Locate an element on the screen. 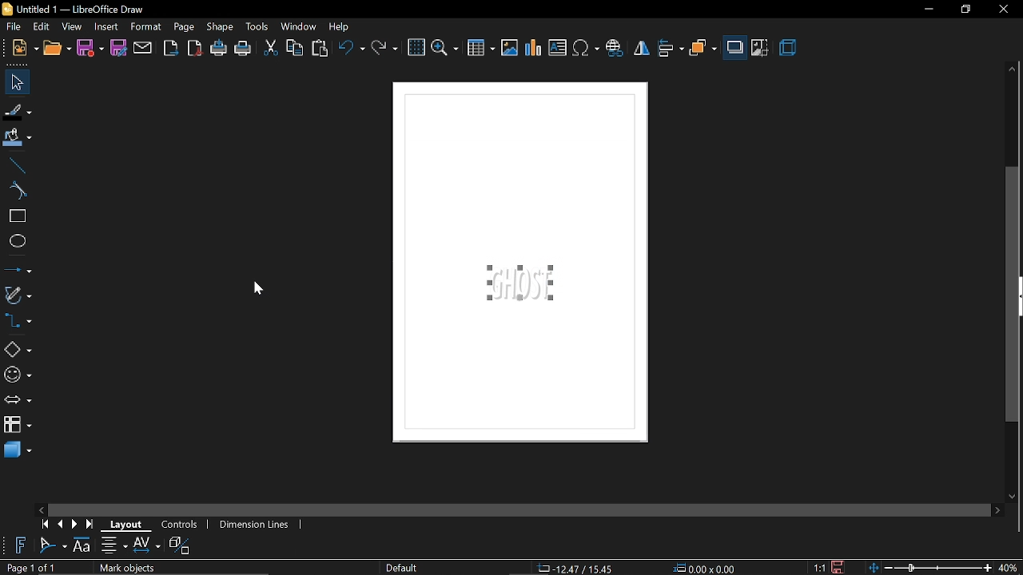 This screenshot has width=1023, height=575. restore down is located at coordinates (965, 10).